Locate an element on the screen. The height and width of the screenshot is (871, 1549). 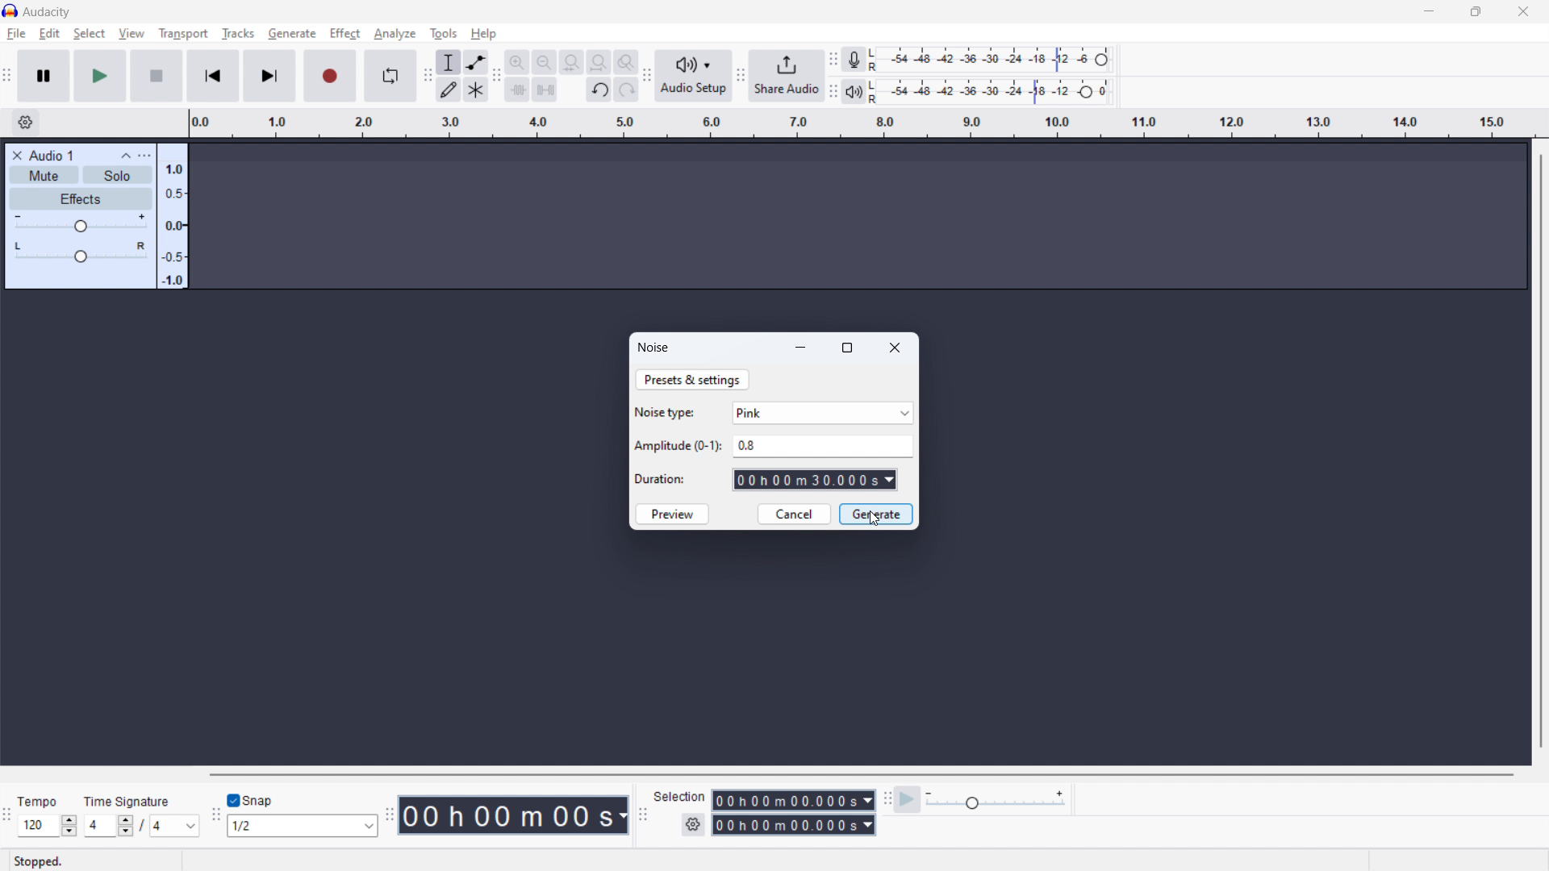
Selection is located at coordinates (681, 795).